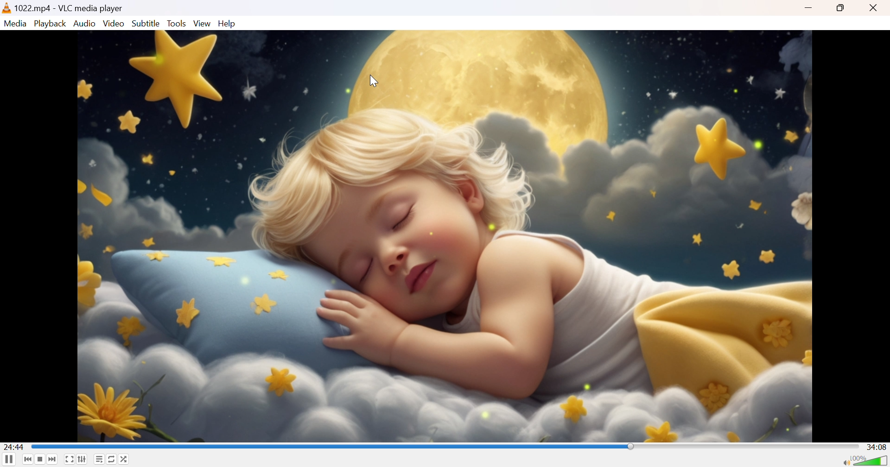 Image resolution: width=890 pixels, height=467 pixels. I want to click on video, so click(446, 235).